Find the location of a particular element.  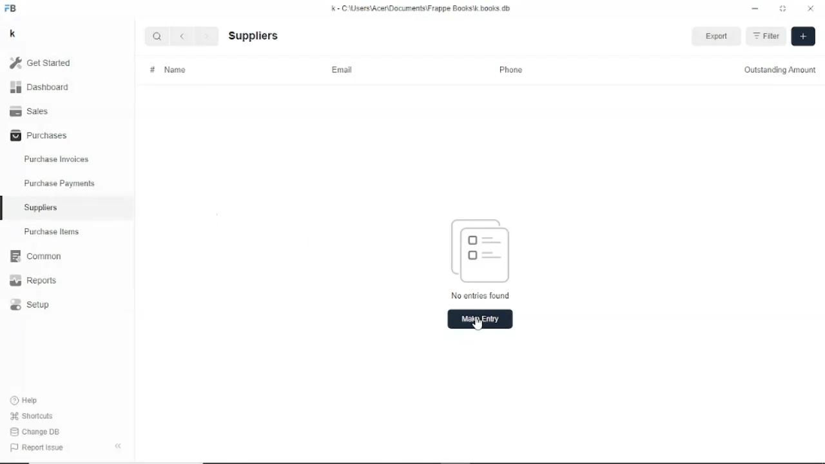

Minimize is located at coordinates (755, 8).